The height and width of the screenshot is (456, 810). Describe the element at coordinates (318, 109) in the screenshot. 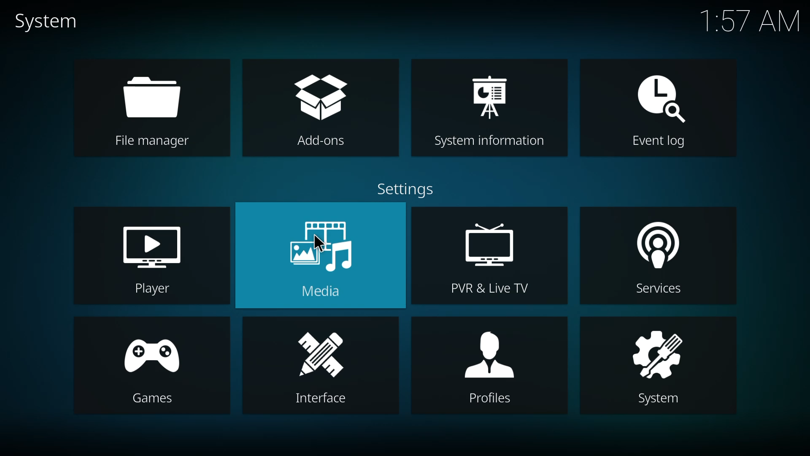

I see `add-ons` at that location.